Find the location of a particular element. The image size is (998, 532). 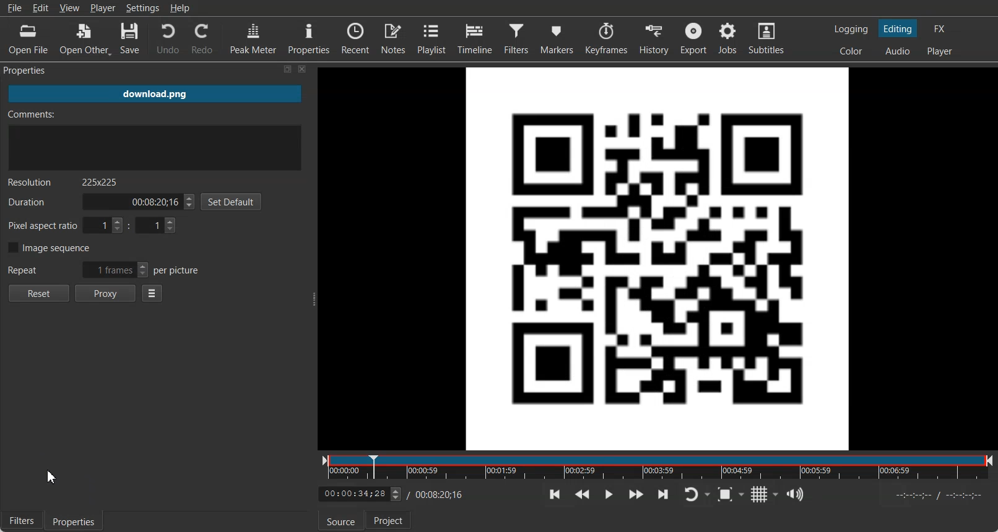

Filters is located at coordinates (517, 38).